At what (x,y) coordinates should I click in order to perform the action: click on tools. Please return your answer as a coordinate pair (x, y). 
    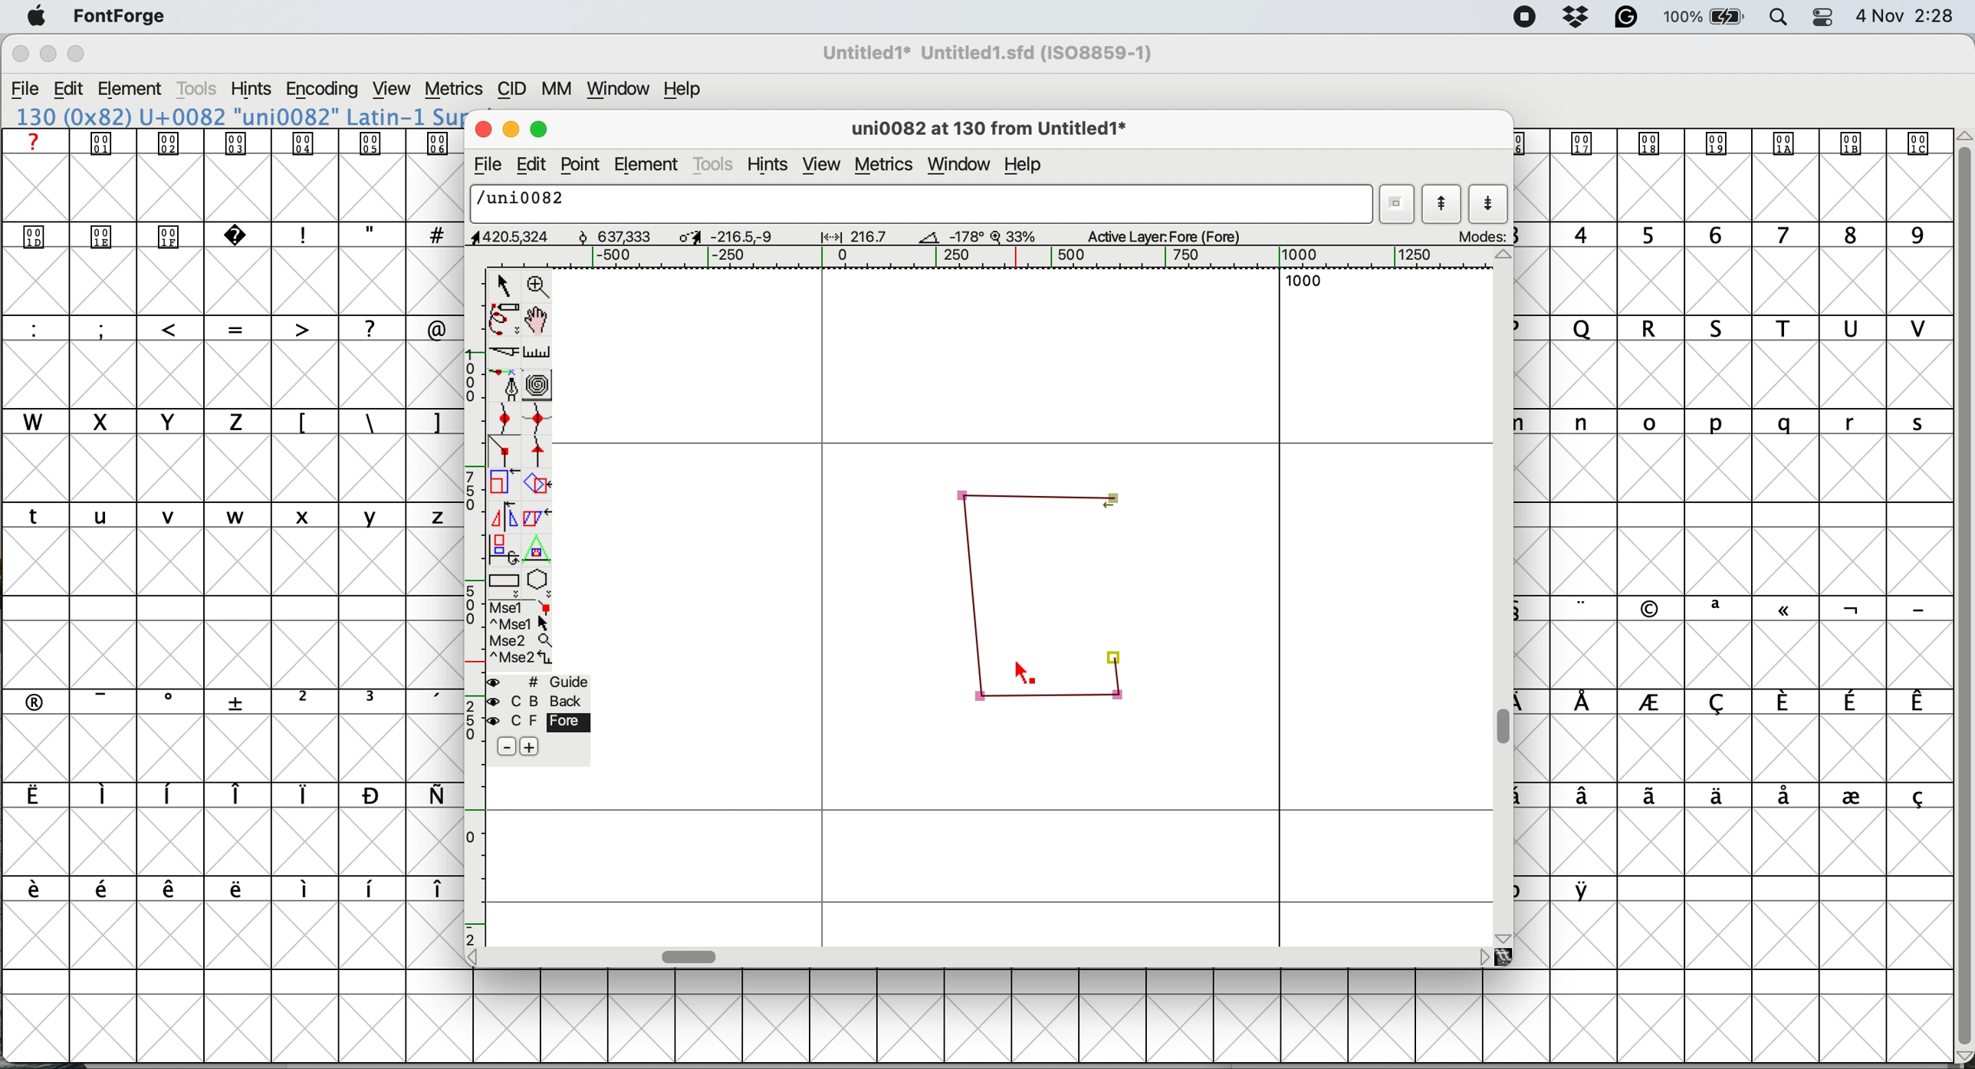
    Looking at the image, I should click on (200, 89).